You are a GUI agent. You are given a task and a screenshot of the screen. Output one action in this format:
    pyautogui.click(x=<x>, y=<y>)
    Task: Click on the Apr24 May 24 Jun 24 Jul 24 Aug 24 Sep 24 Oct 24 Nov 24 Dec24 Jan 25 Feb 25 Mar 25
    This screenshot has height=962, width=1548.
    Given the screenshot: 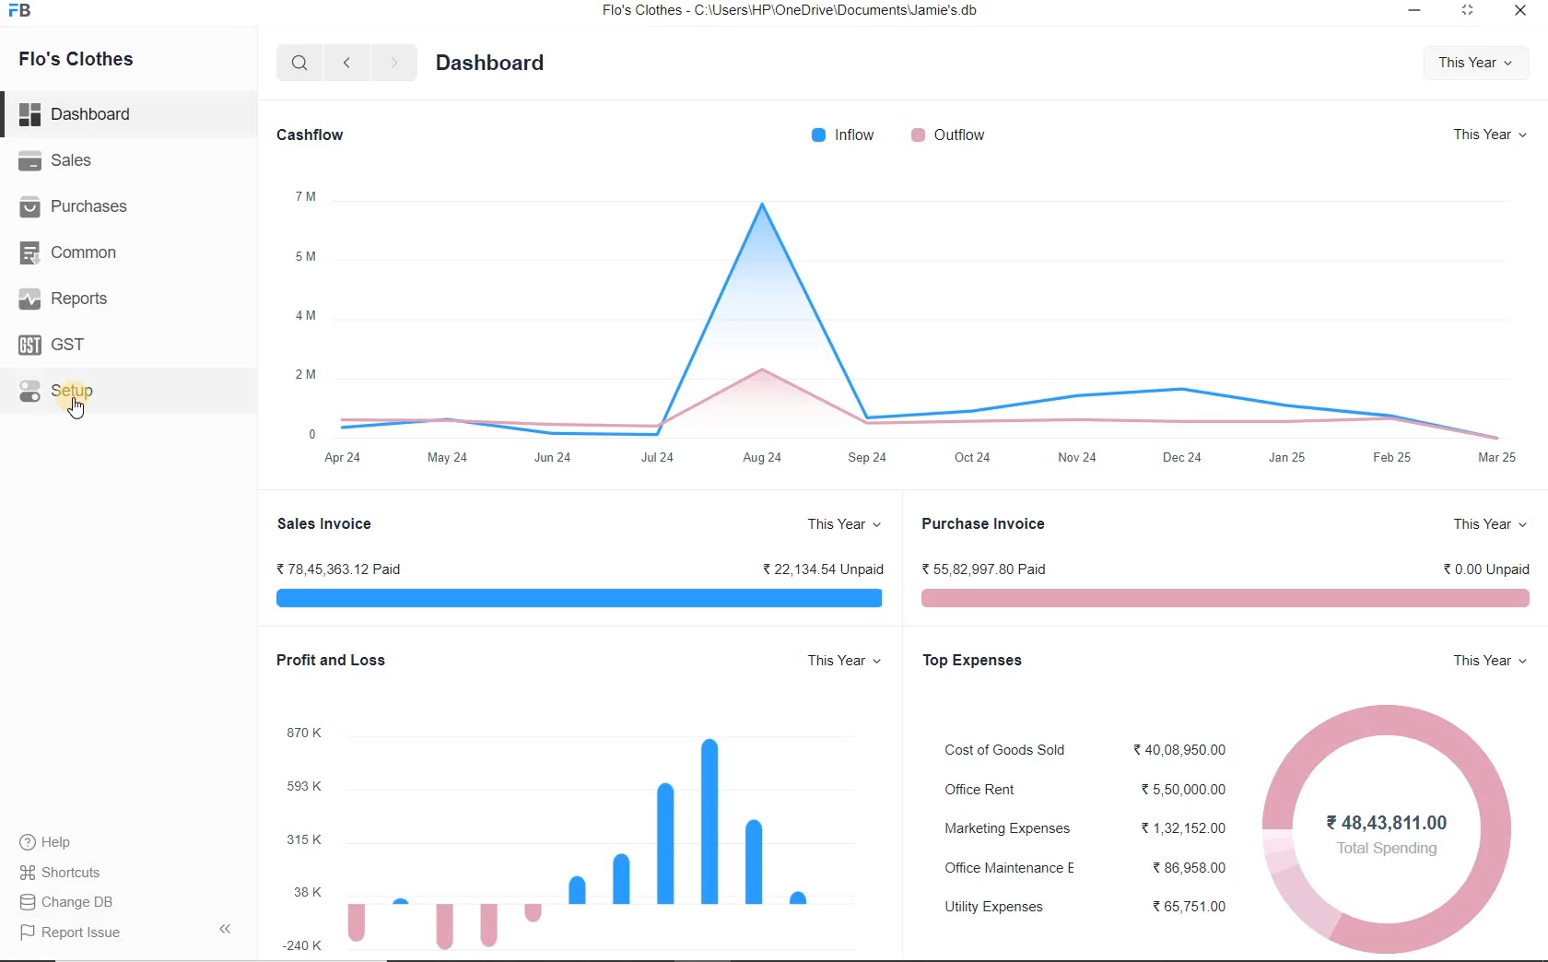 What is the action you would take?
    pyautogui.click(x=926, y=461)
    